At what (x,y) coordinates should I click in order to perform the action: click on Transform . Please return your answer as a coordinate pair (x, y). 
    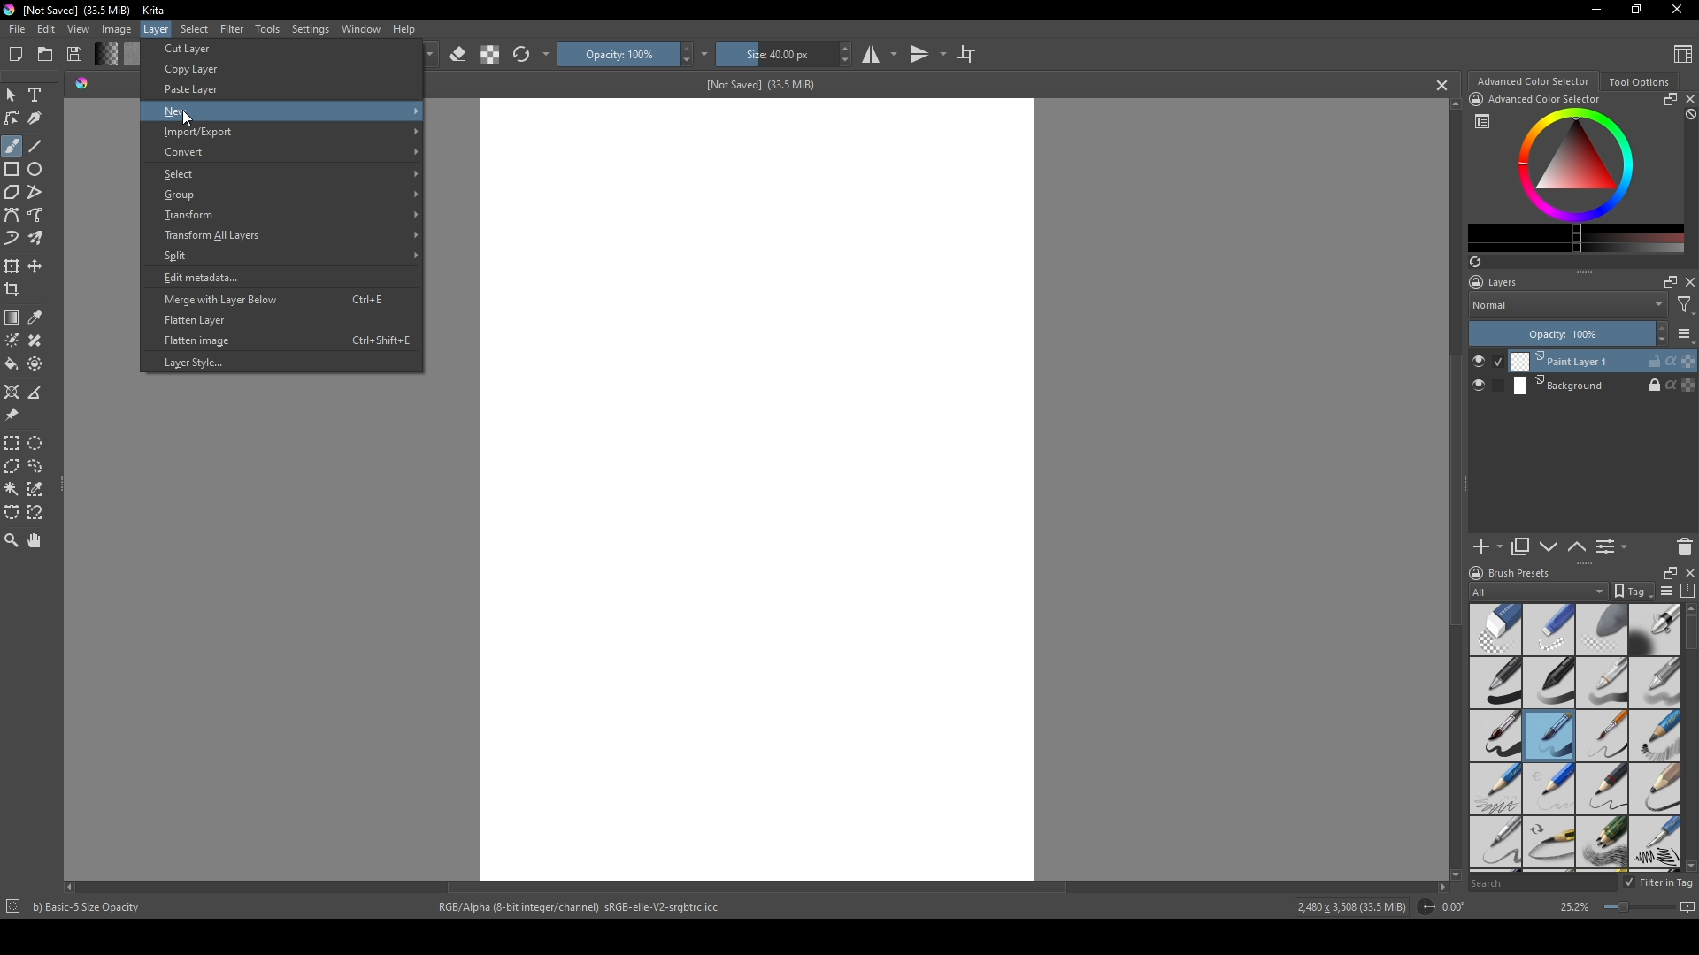
    Looking at the image, I should click on (290, 217).